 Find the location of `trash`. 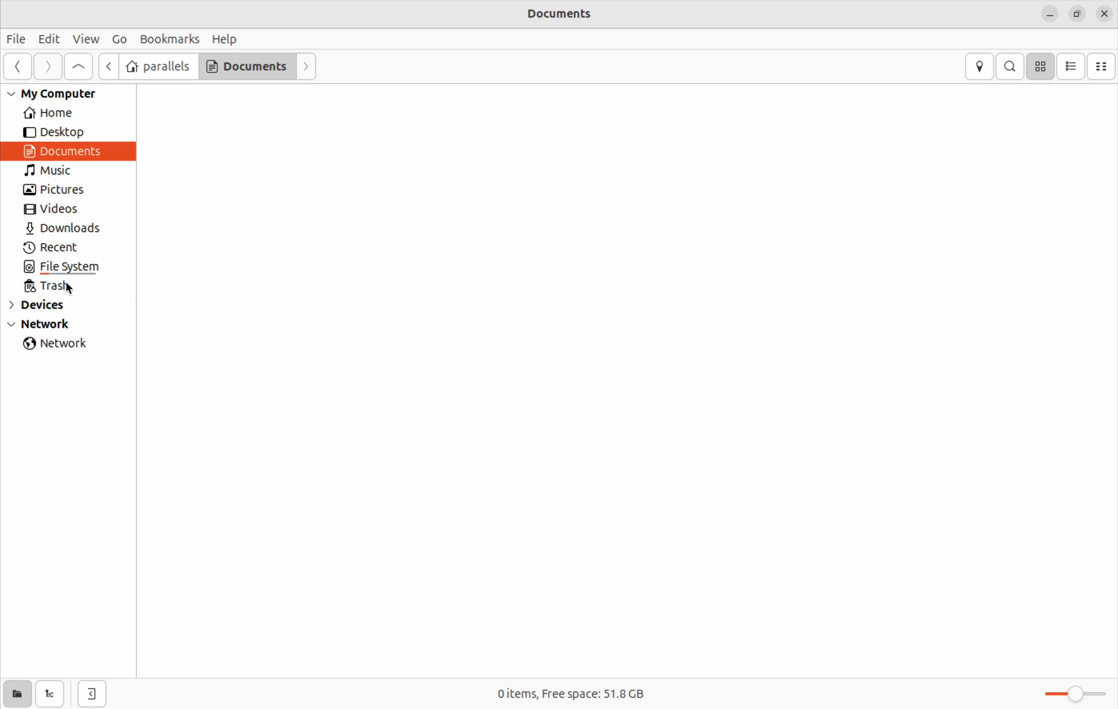

trash is located at coordinates (62, 286).